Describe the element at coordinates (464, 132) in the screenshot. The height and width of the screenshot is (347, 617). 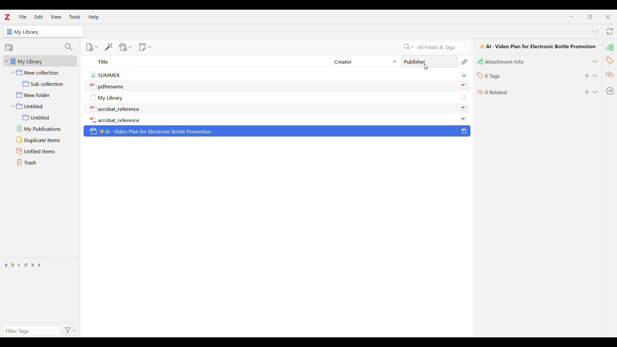
I see `icon` at that location.